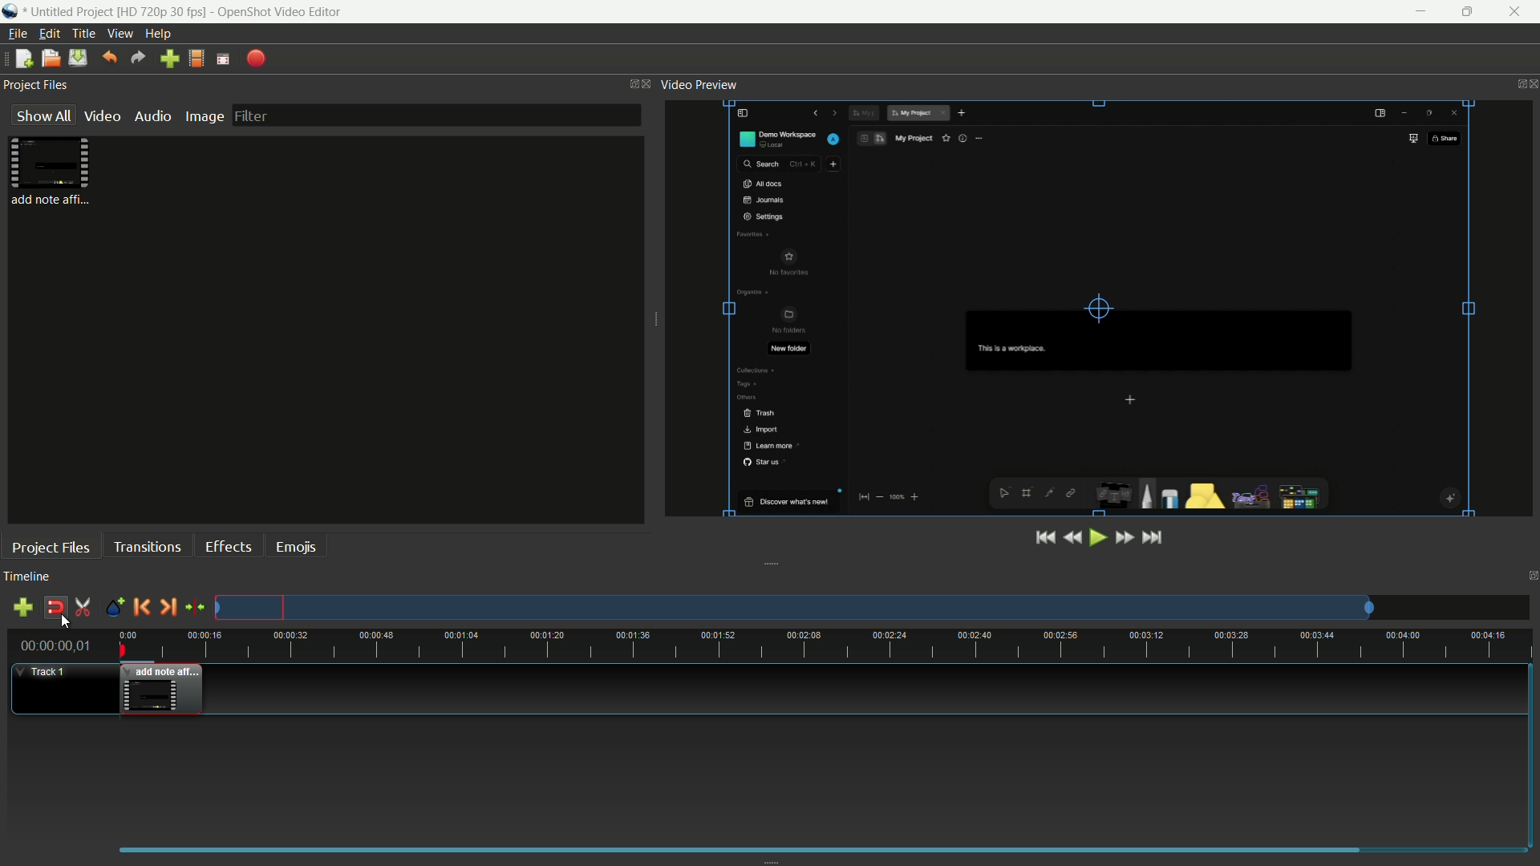 The height and width of the screenshot is (866, 1540). I want to click on next marker, so click(166, 606).